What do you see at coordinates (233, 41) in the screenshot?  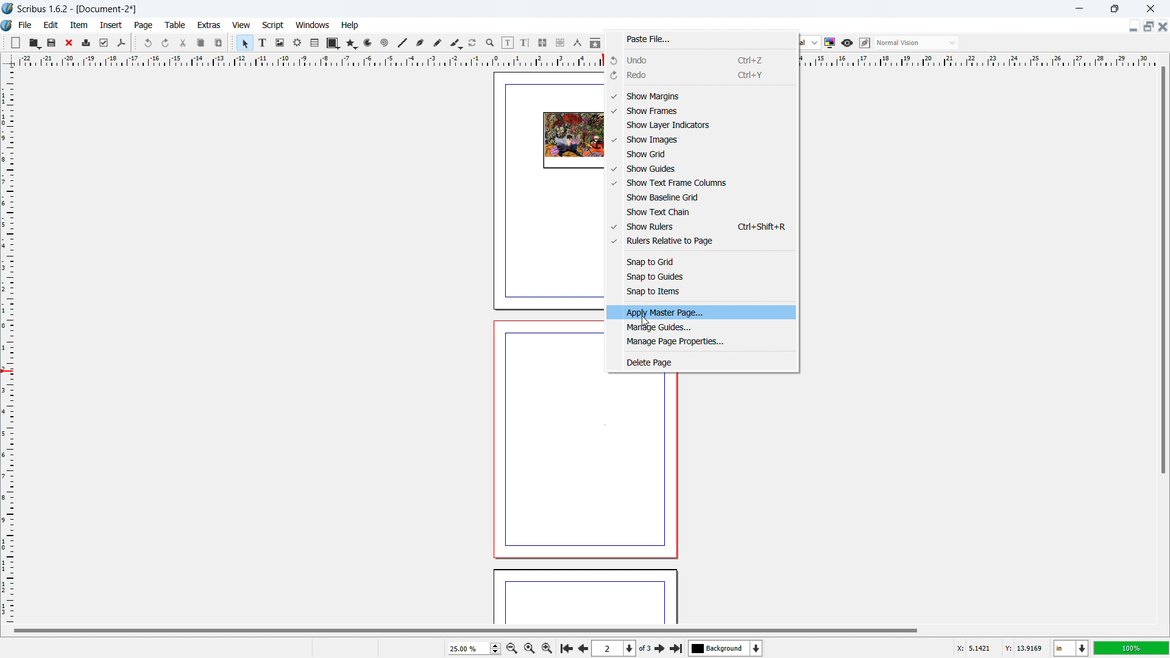 I see `move toolbox` at bounding box center [233, 41].